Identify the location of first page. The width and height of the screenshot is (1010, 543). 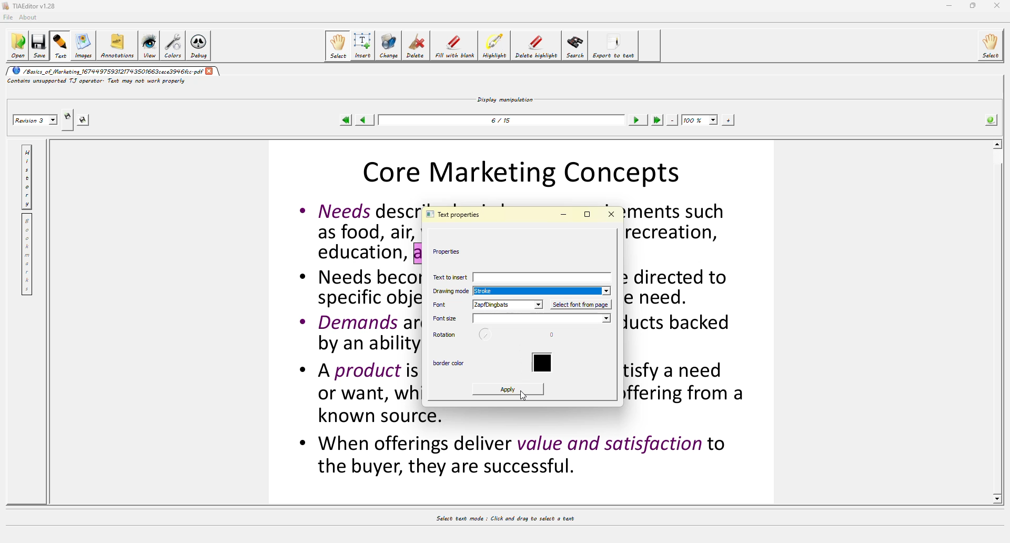
(346, 120).